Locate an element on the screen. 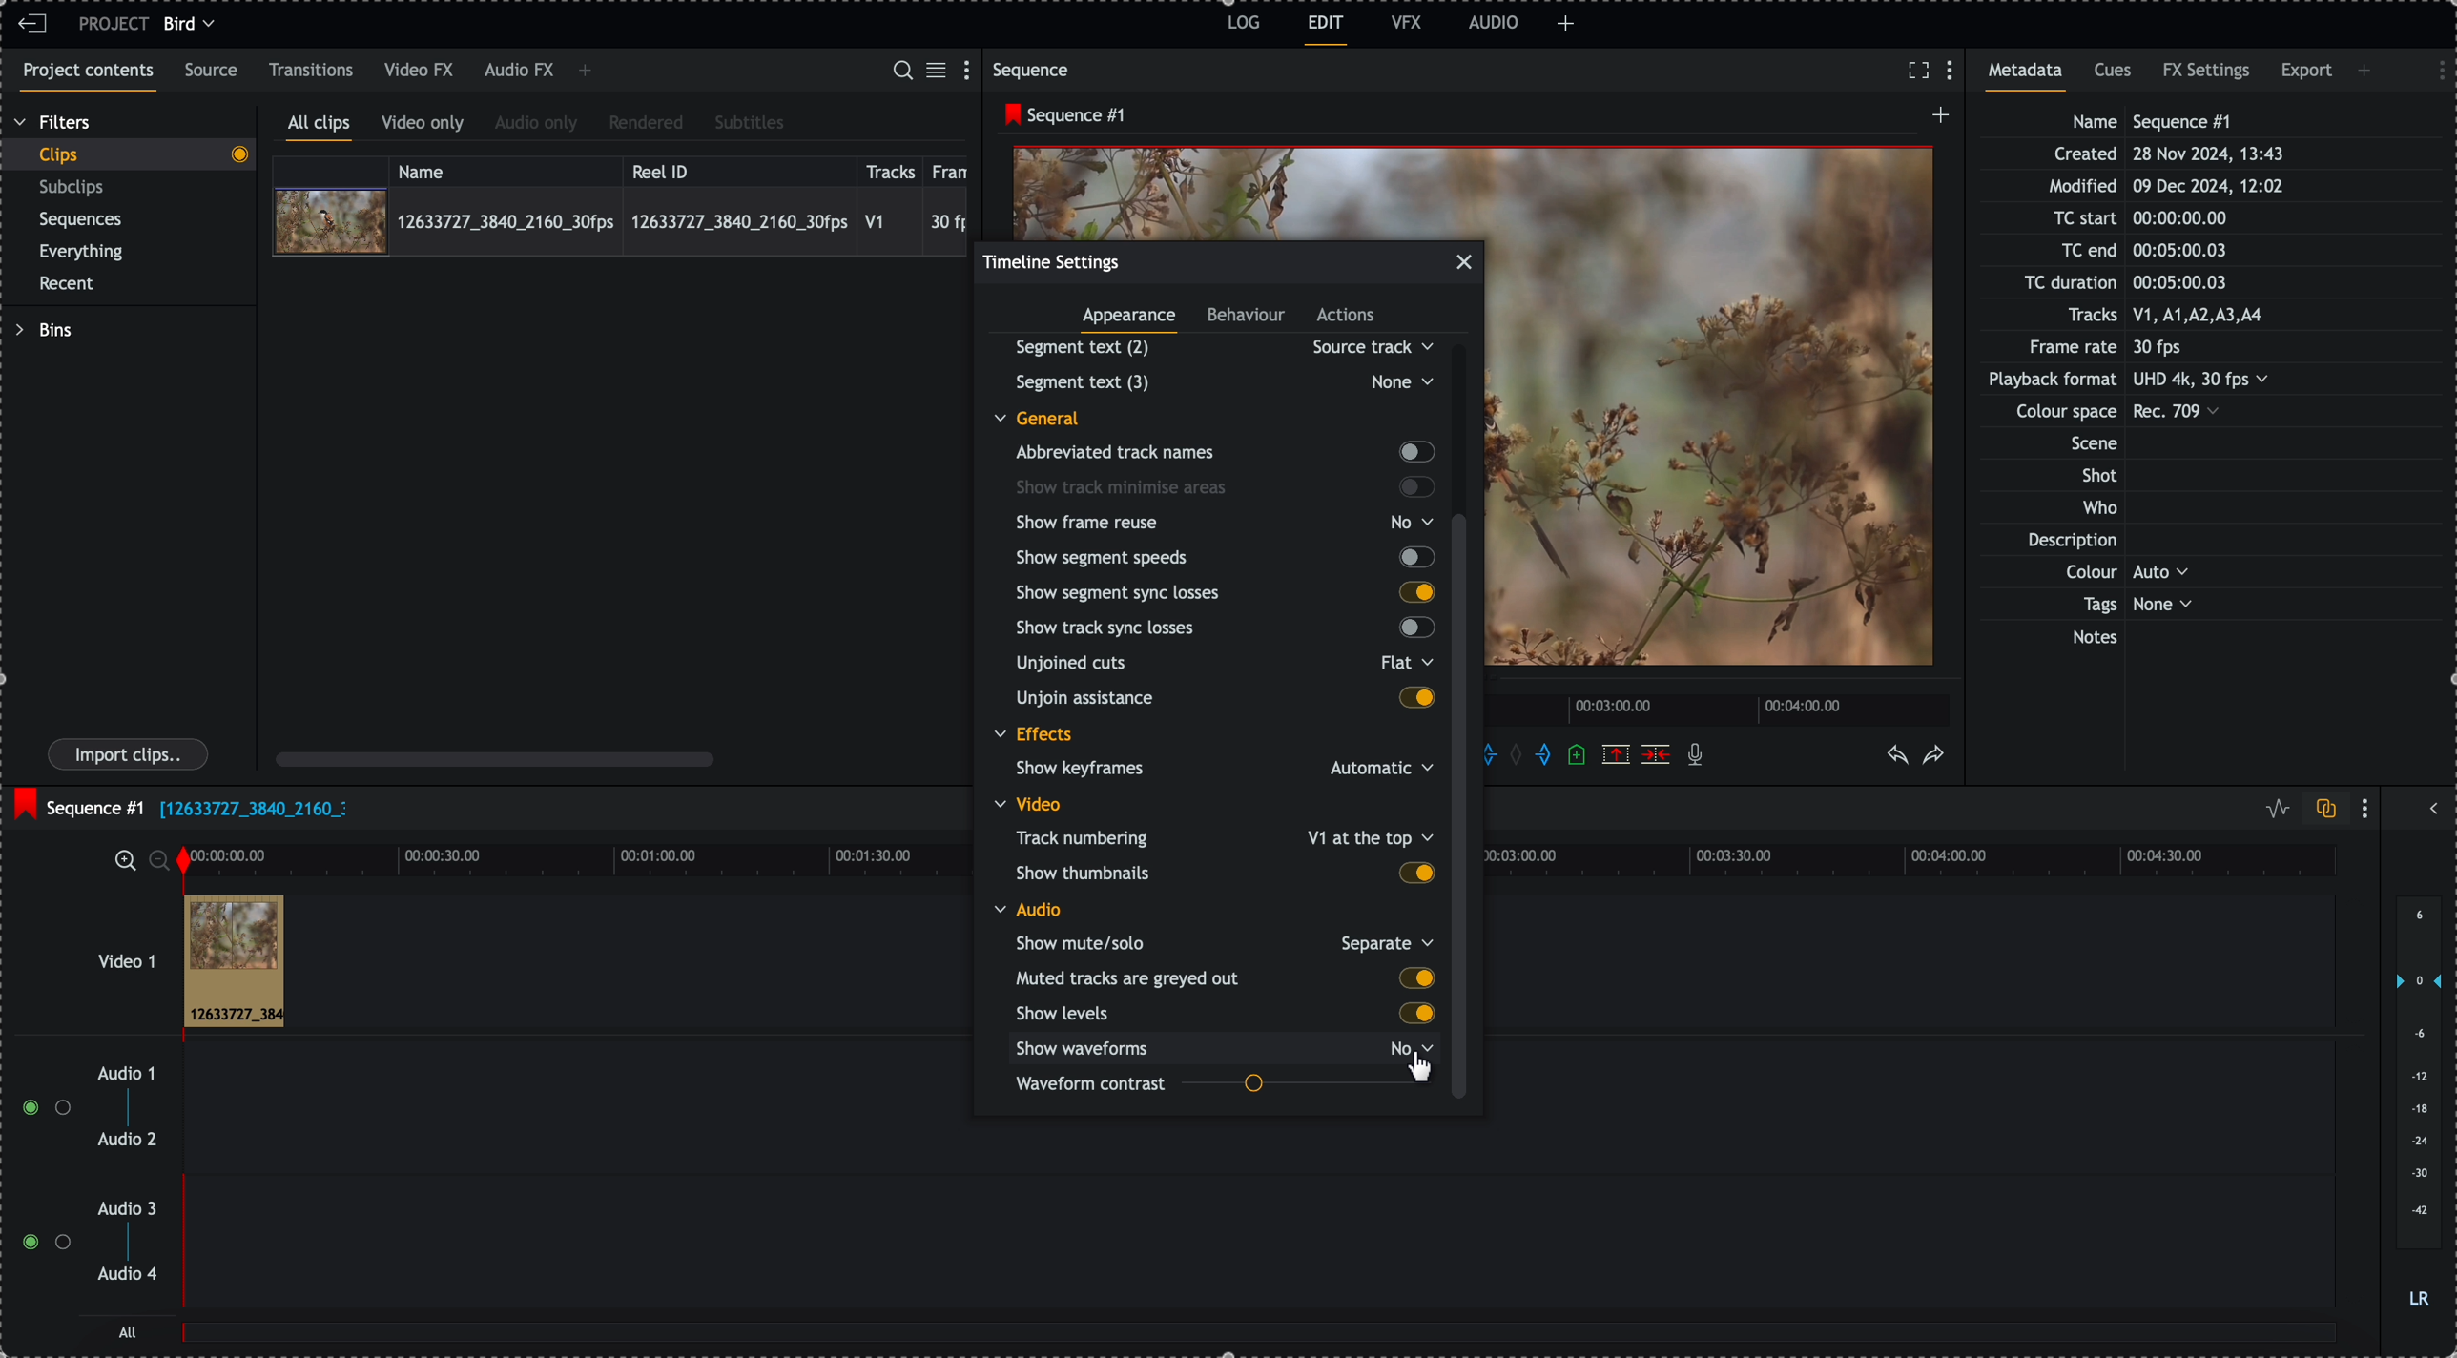  bins is located at coordinates (43, 330).